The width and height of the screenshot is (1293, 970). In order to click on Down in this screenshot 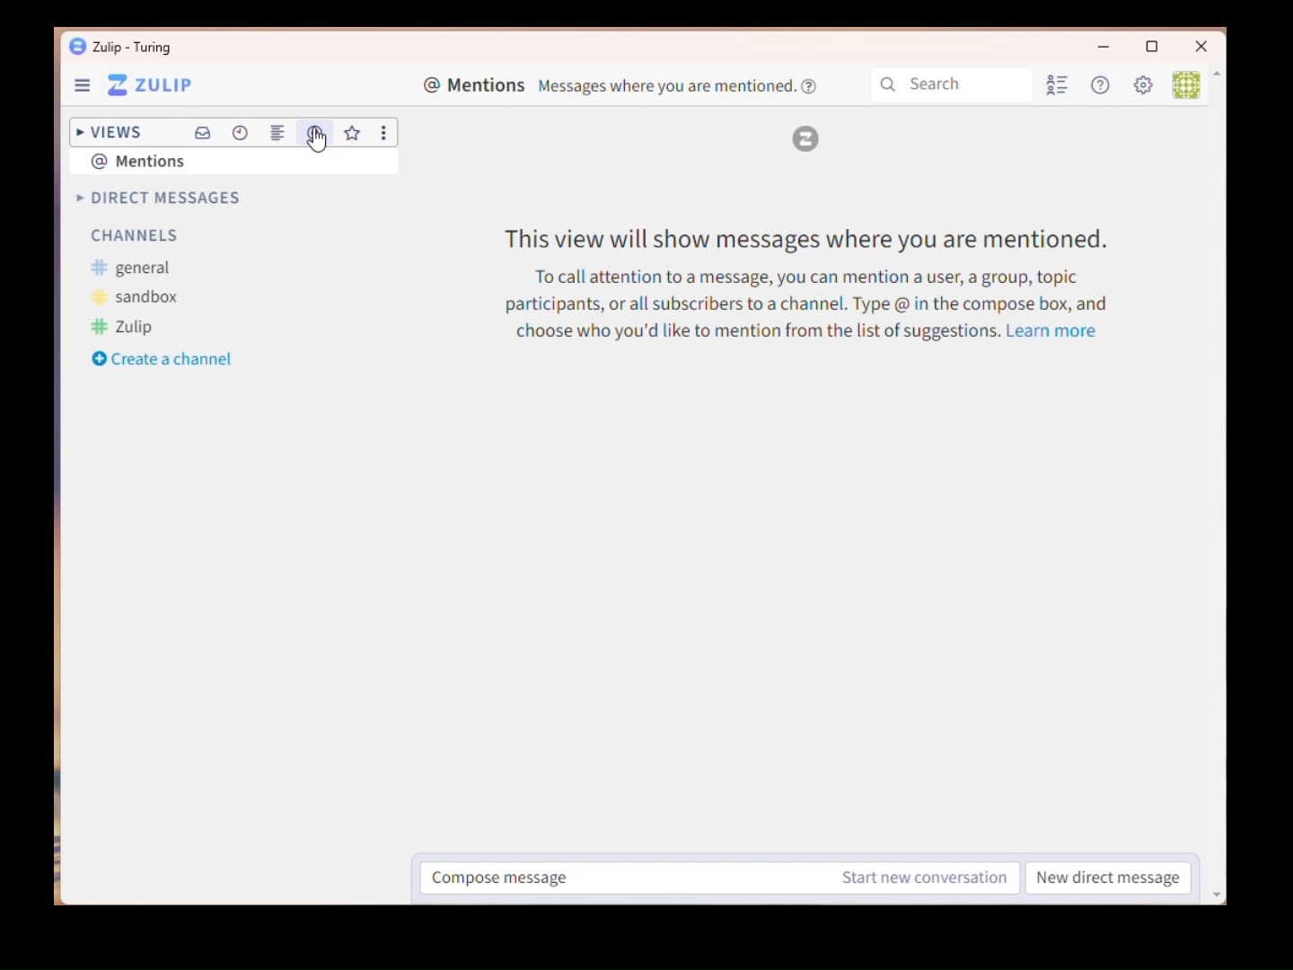, I will do `click(1219, 886)`.